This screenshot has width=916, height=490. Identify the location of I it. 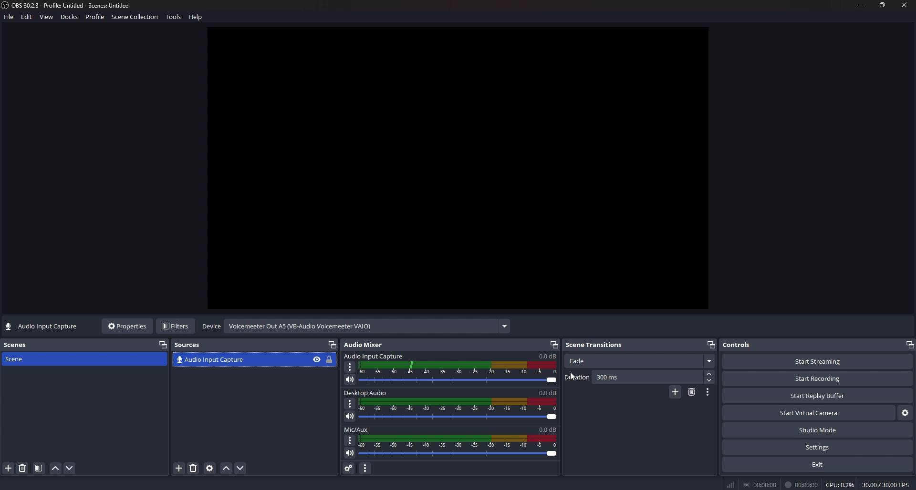
(802, 484).